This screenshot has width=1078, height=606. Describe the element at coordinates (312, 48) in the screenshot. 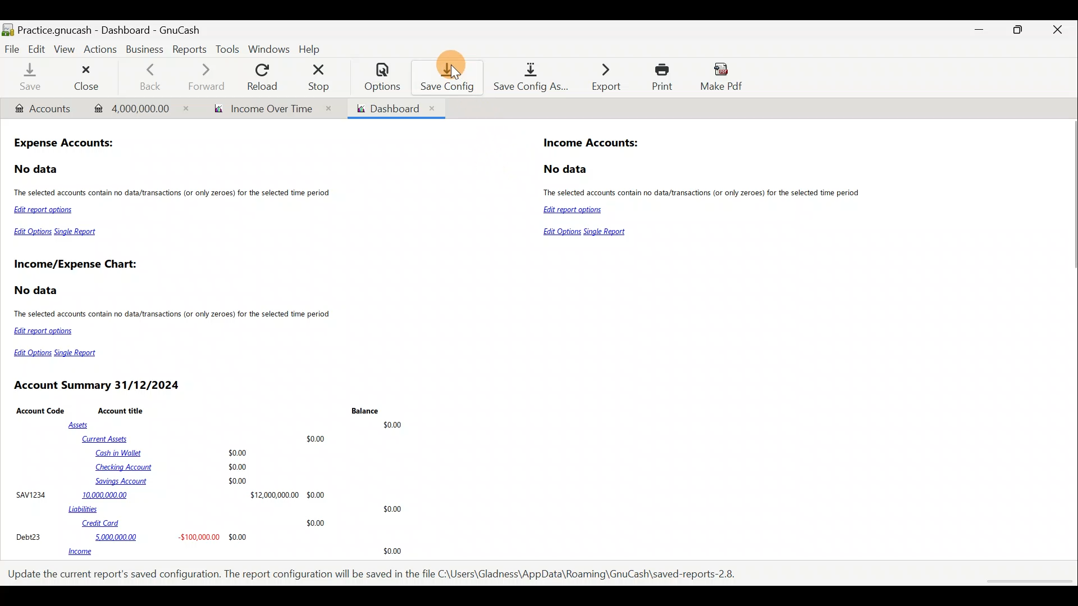

I see `Help` at that location.